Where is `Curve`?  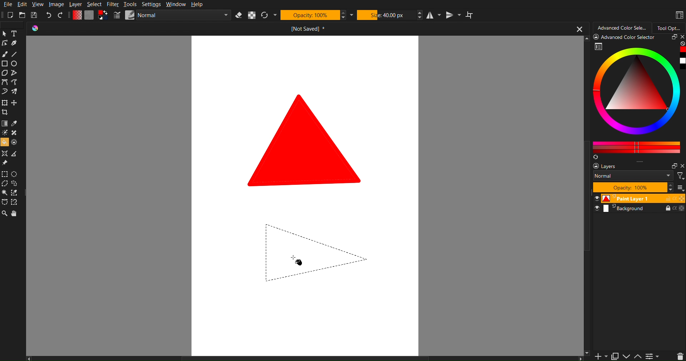 Curve is located at coordinates (4, 92).